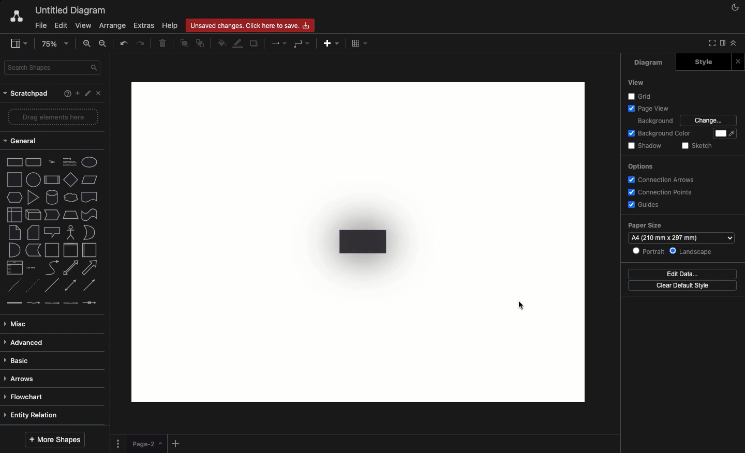  What do you see at coordinates (90, 197) in the screenshot?
I see `document ` at bounding box center [90, 197].